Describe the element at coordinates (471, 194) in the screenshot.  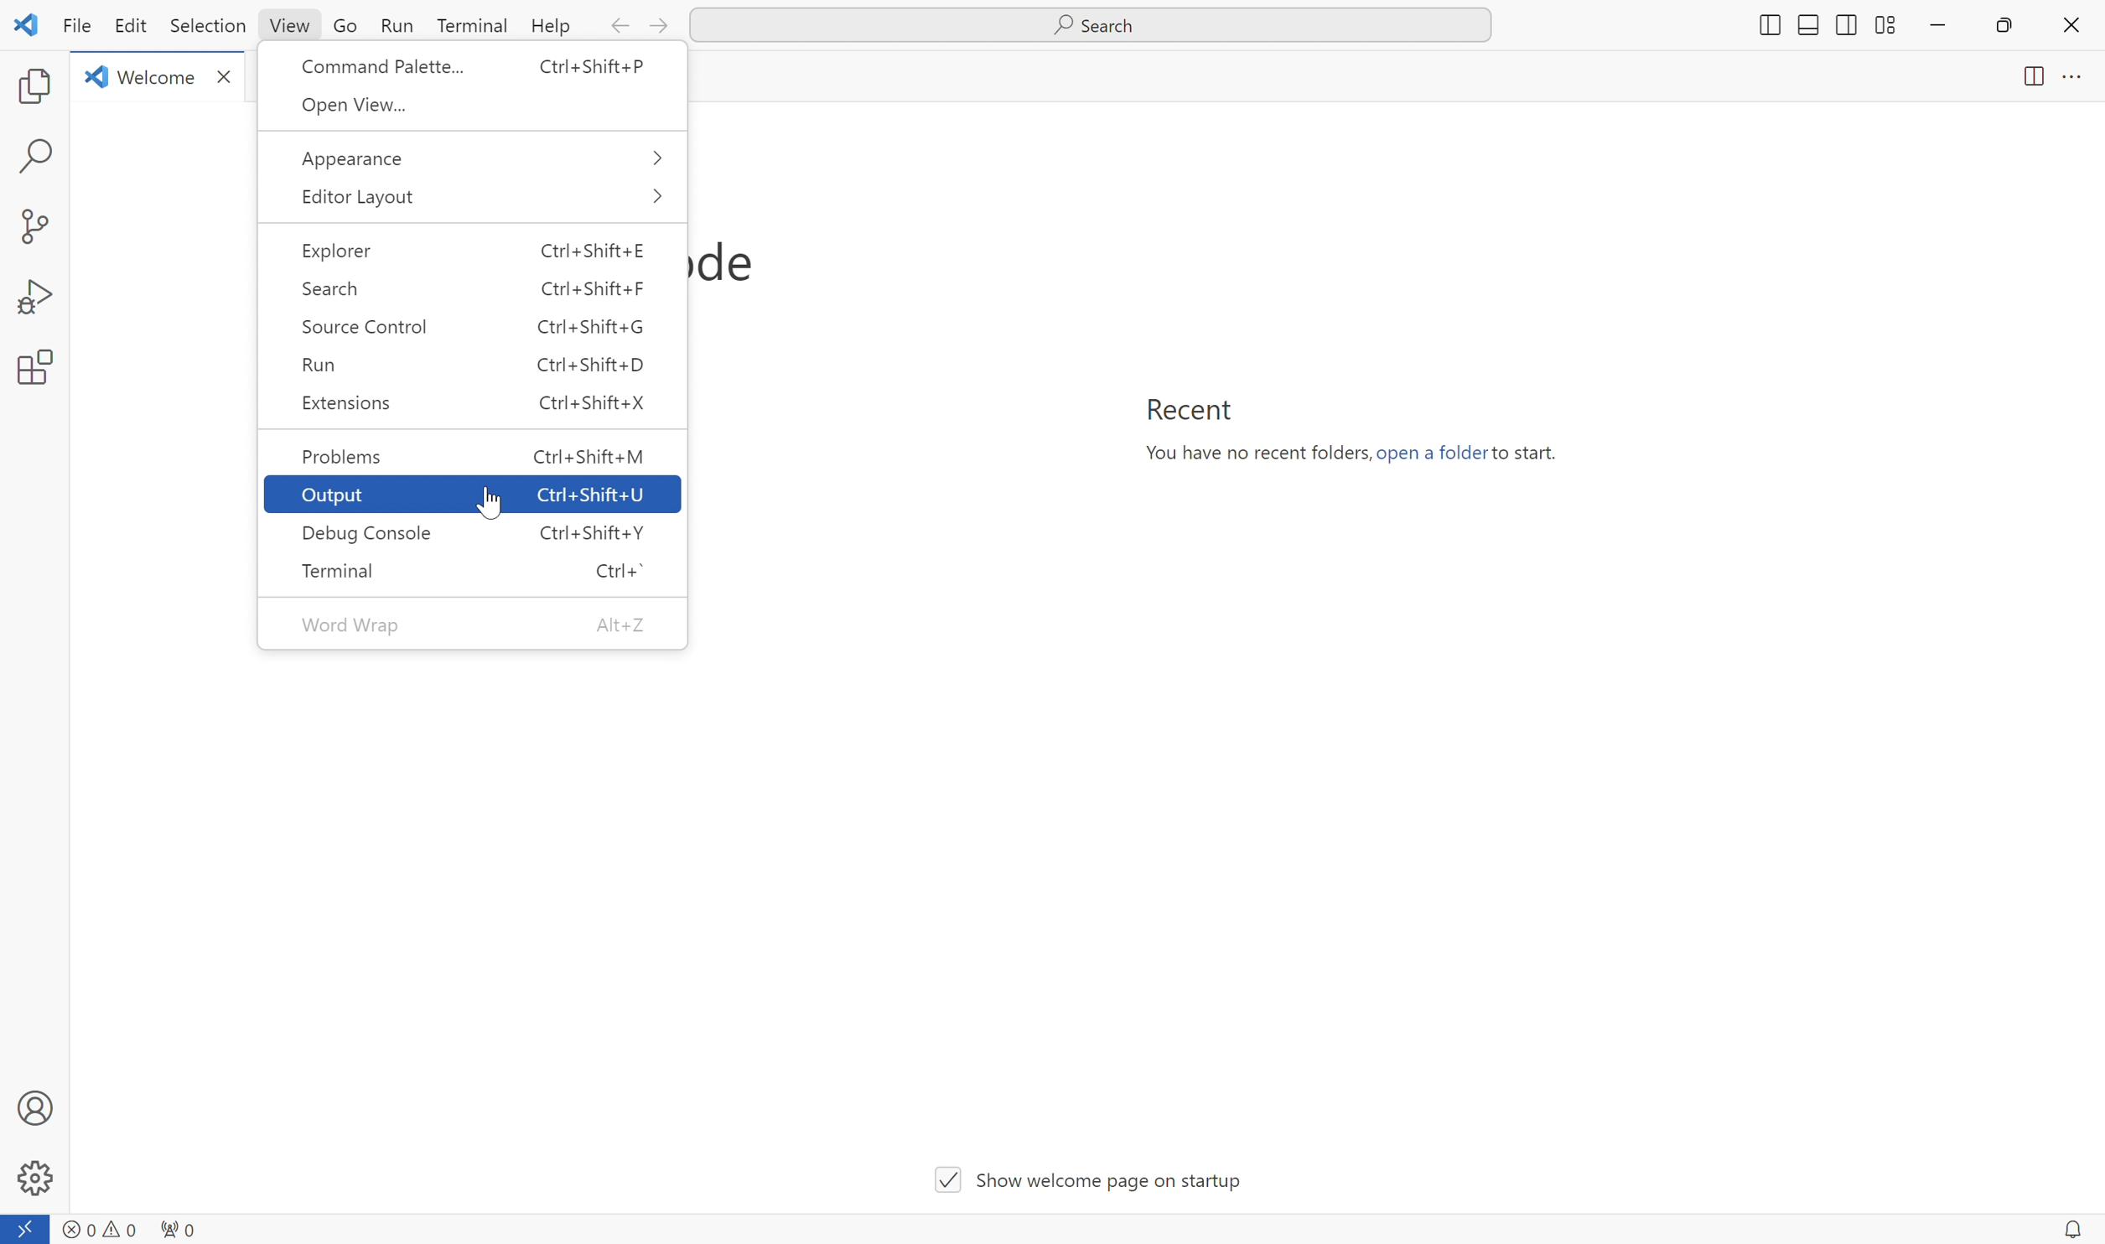
I see `editor layout` at that location.